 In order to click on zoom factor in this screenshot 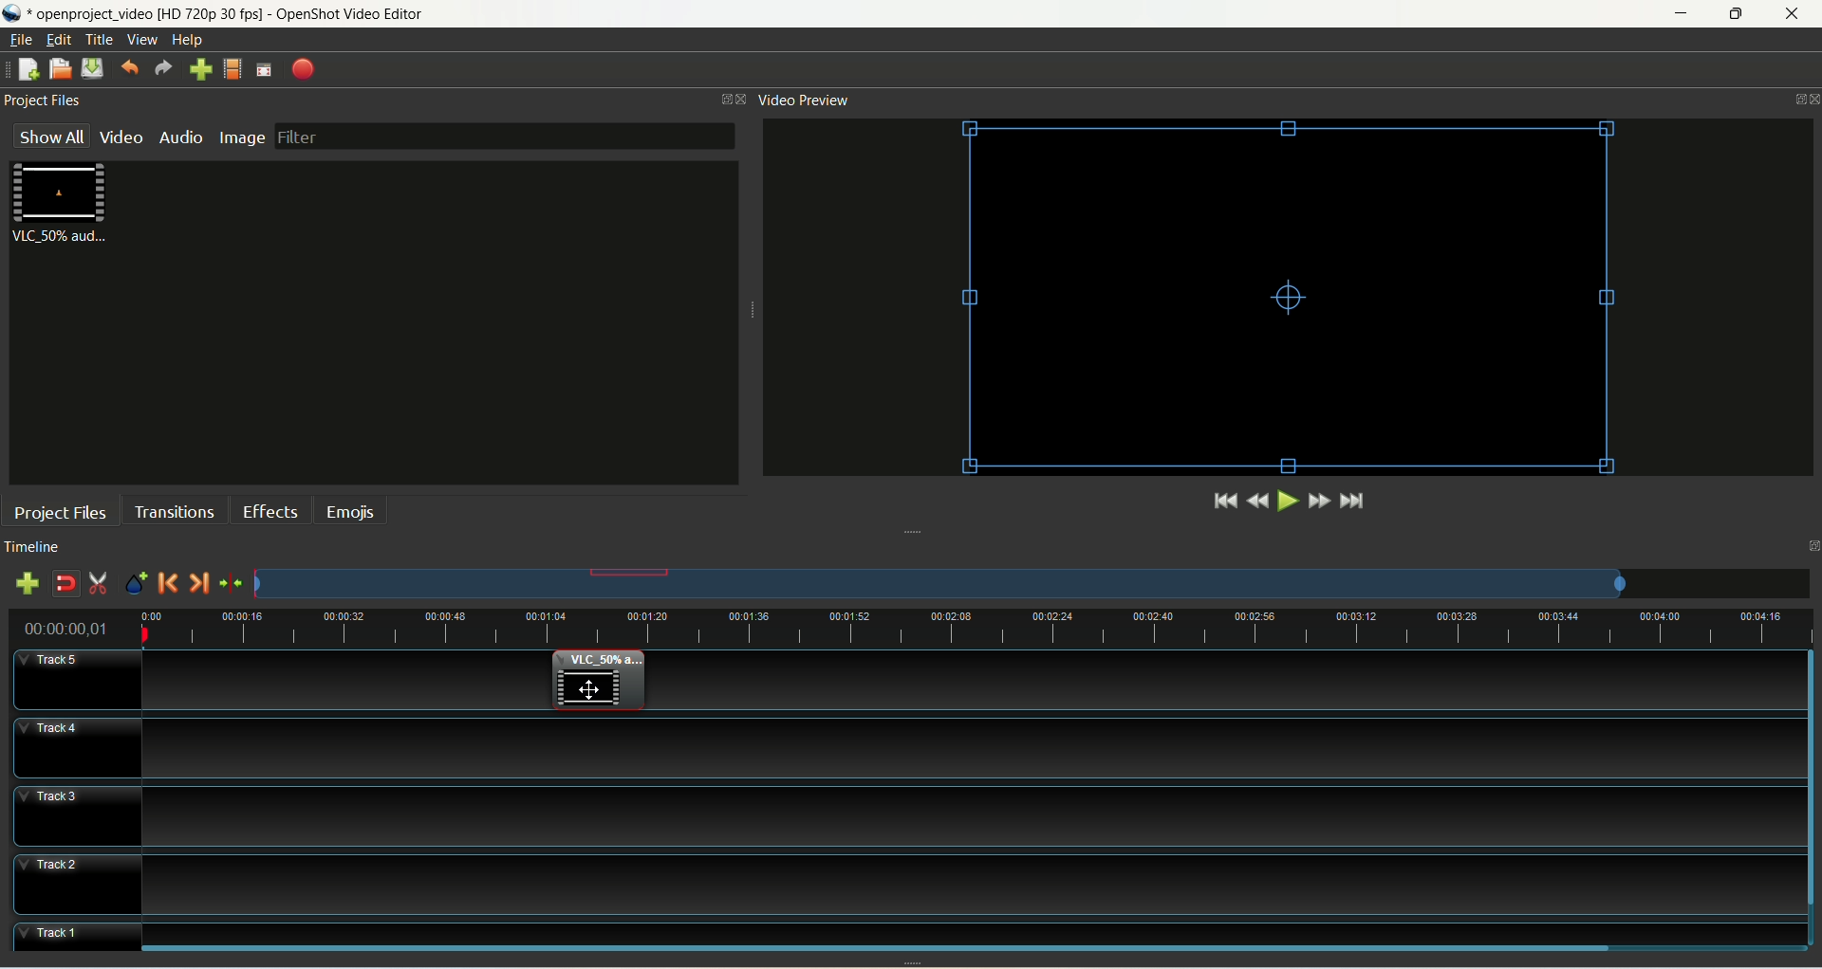, I will do `click(1032, 583)`.